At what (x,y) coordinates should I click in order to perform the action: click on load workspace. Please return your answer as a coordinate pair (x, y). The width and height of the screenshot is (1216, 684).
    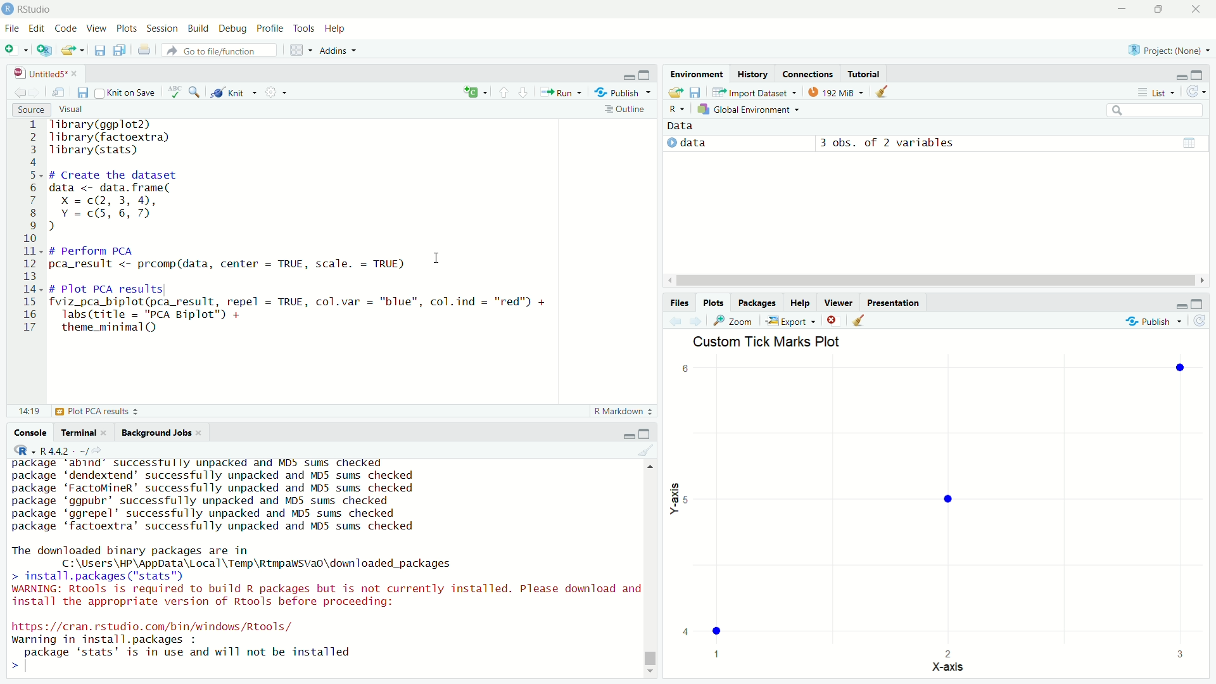
    Looking at the image, I should click on (676, 91).